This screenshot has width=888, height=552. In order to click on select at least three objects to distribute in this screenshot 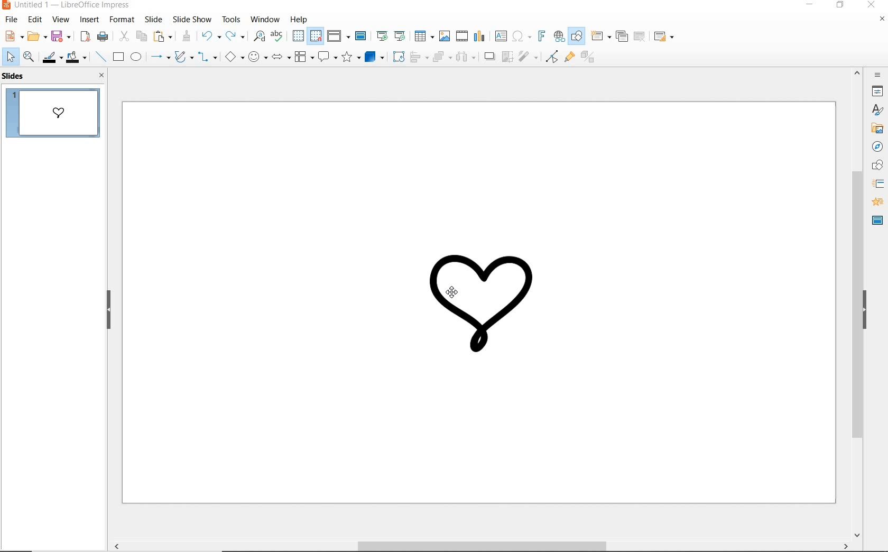, I will do `click(466, 58)`.